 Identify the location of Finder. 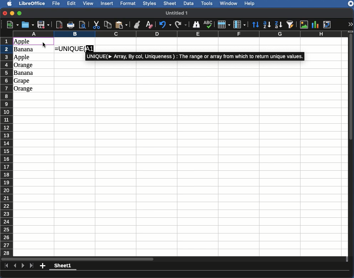
(197, 25).